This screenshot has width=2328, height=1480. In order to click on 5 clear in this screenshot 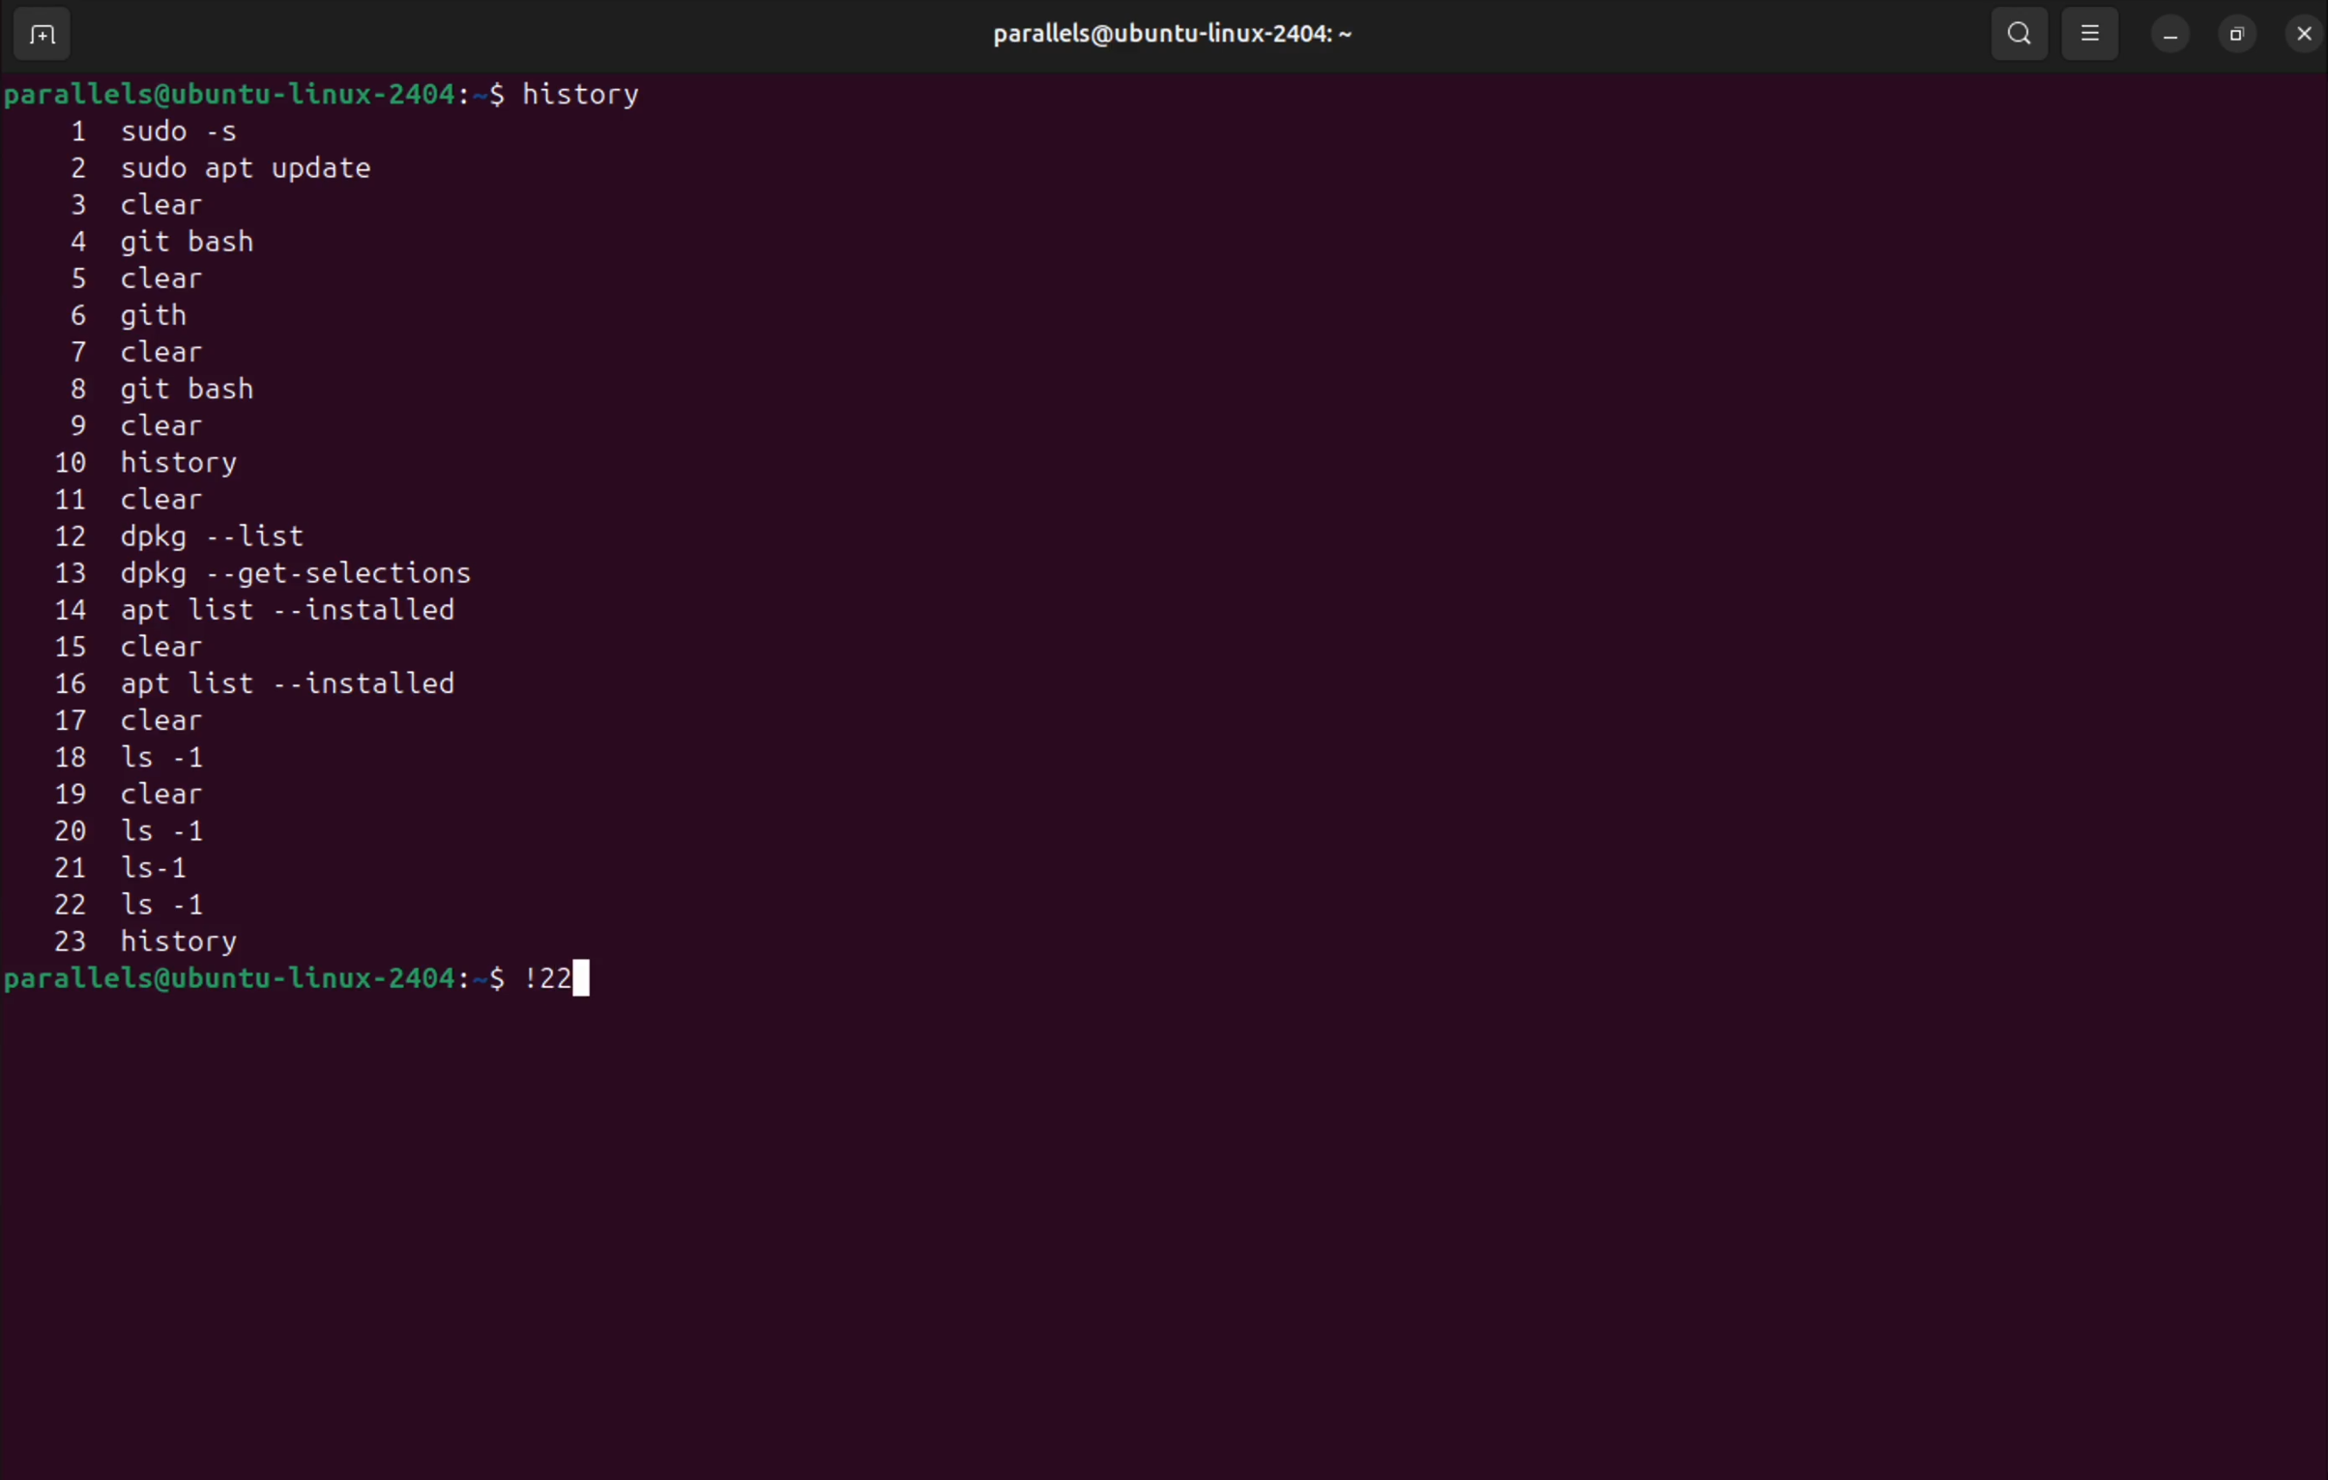, I will do `click(152, 280)`.